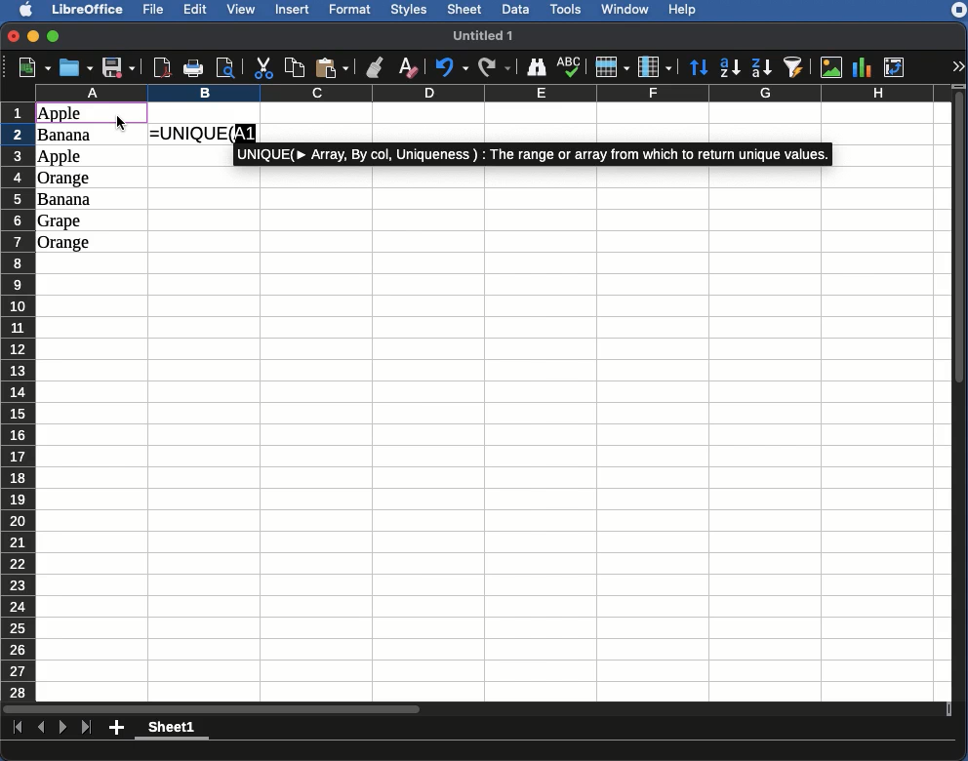  Describe the element at coordinates (863, 67) in the screenshot. I see `Chart` at that location.